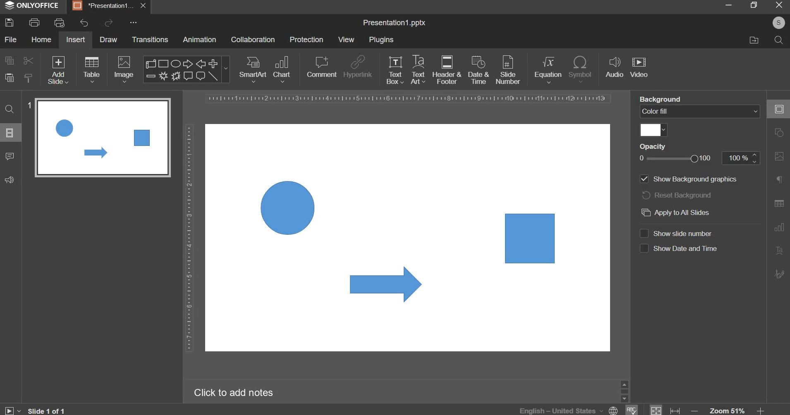 The height and width of the screenshot is (415, 790). Describe the element at coordinates (779, 274) in the screenshot. I see `signature ` at that location.